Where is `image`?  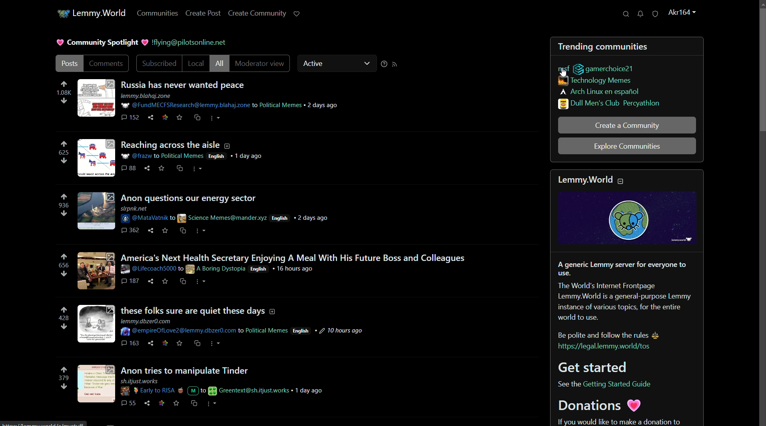
image is located at coordinates (96, 270).